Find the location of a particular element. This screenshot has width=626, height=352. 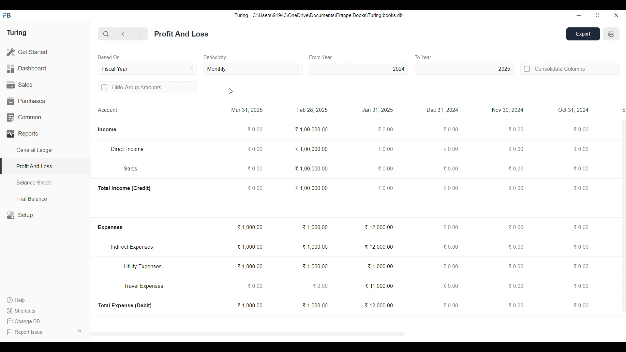

0.00 is located at coordinates (386, 130).